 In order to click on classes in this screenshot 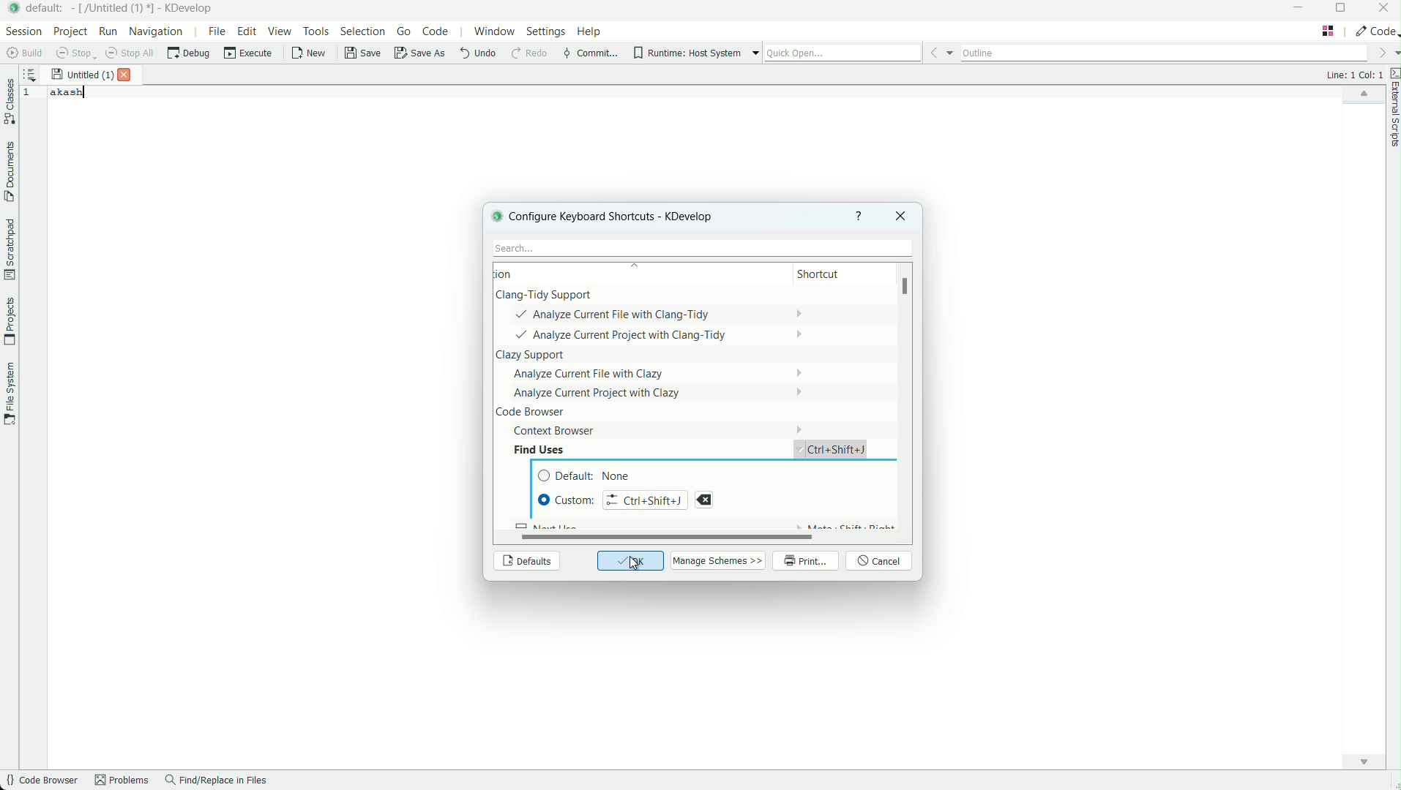, I will do `click(10, 103)`.